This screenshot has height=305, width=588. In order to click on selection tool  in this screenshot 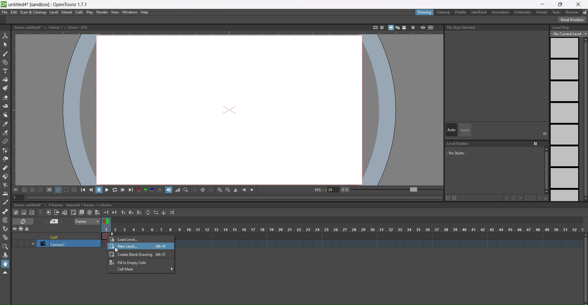, I will do `click(5, 45)`.